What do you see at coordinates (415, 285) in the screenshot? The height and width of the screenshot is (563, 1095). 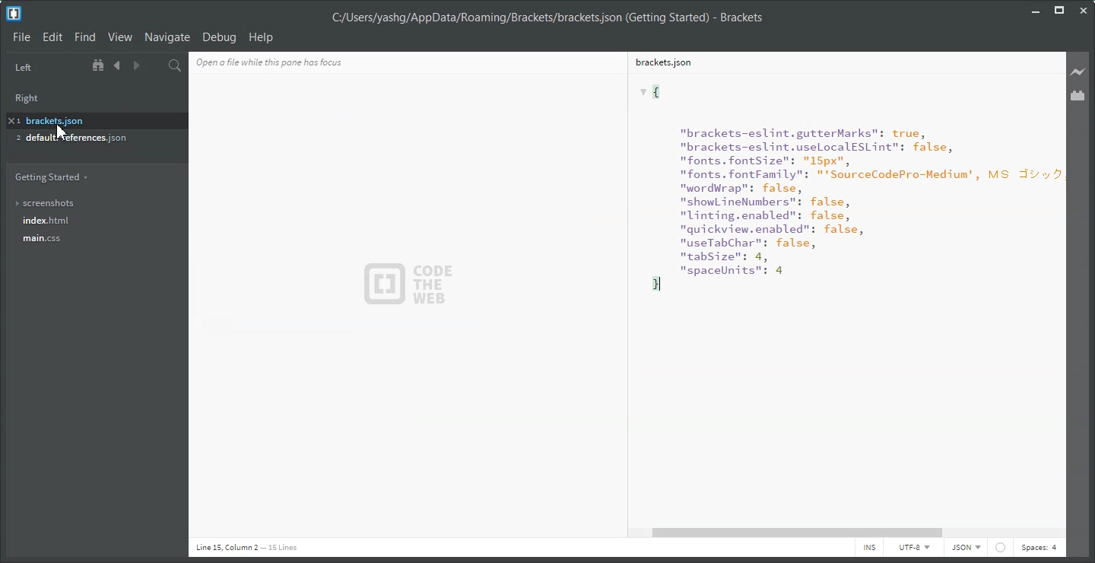 I see `image` at bounding box center [415, 285].